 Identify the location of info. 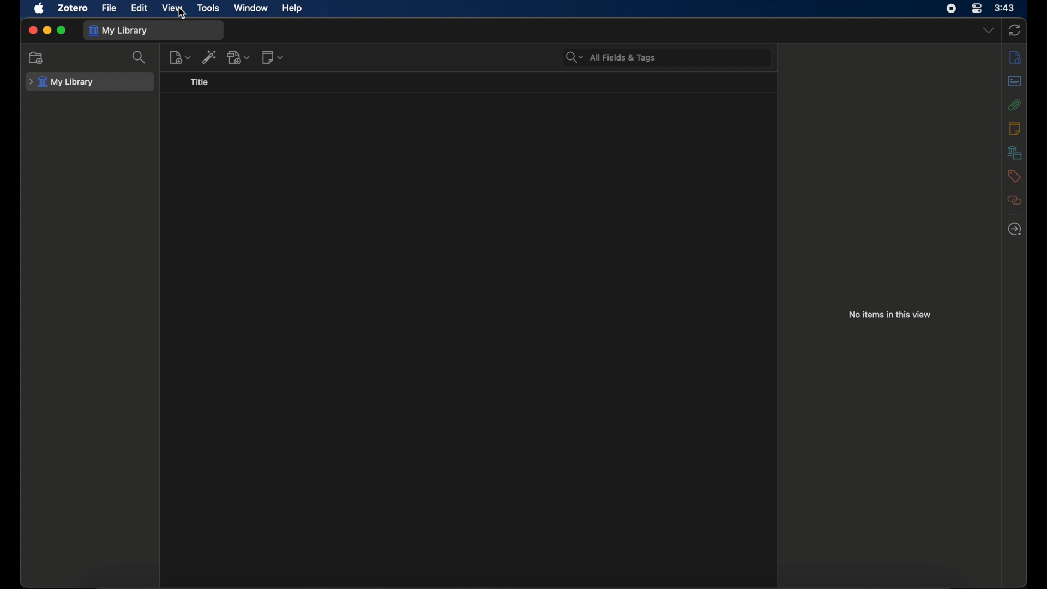
(1014, 58).